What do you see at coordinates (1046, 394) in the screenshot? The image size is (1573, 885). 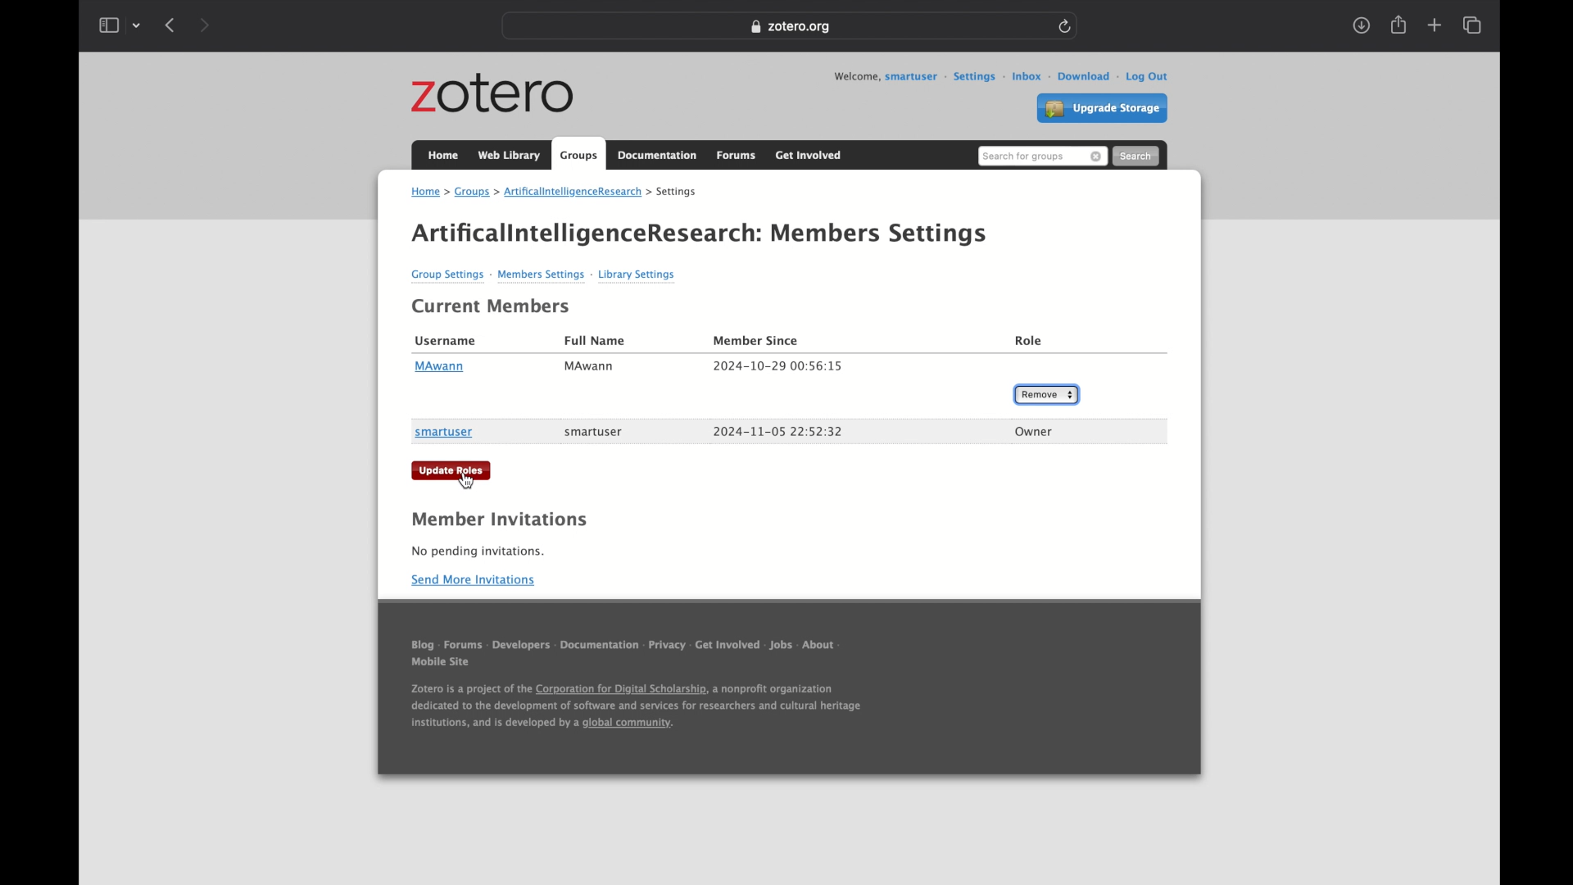 I see `remove` at bounding box center [1046, 394].